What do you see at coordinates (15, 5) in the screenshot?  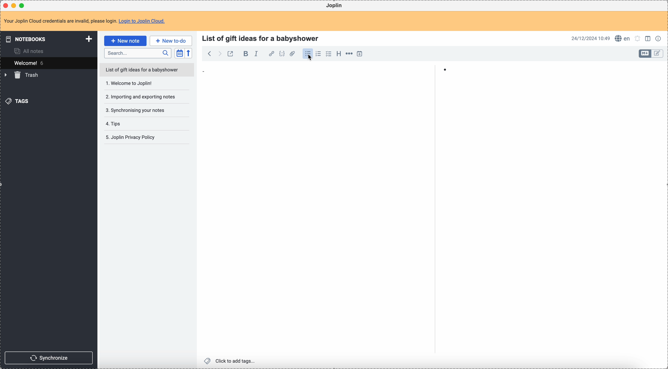 I see `minimize Joplin` at bounding box center [15, 5].